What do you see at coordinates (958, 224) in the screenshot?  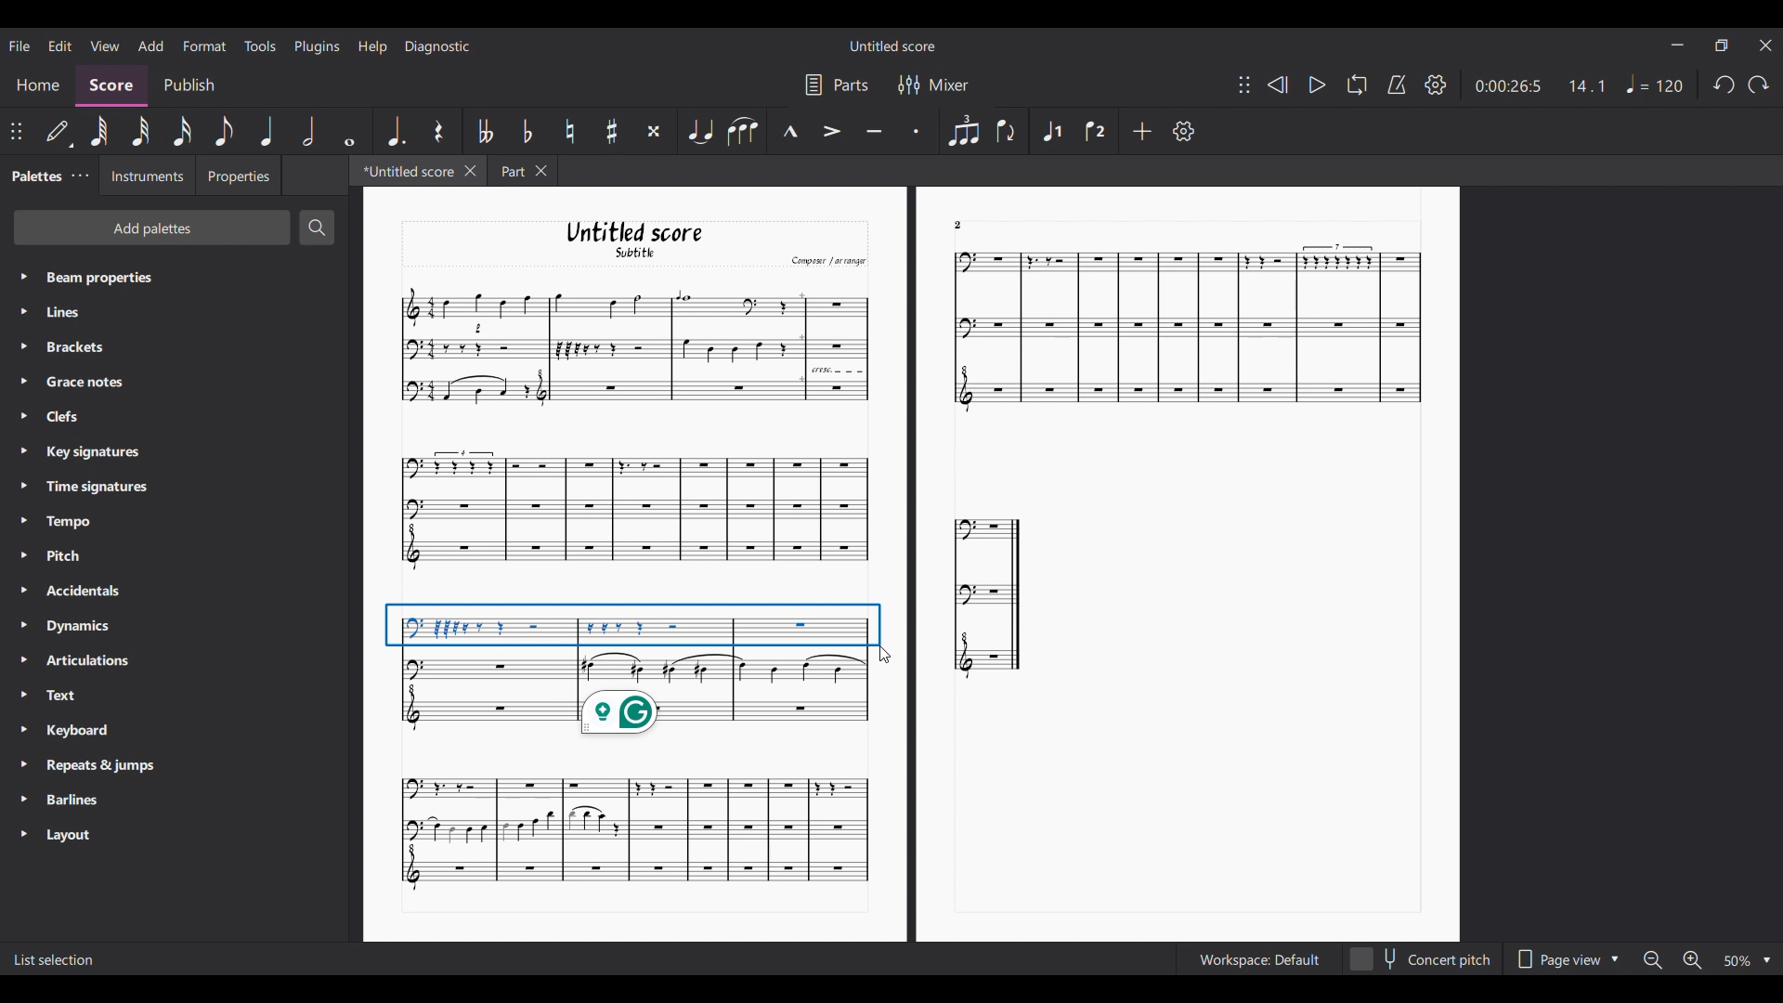 I see `2` at bounding box center [958, 224].